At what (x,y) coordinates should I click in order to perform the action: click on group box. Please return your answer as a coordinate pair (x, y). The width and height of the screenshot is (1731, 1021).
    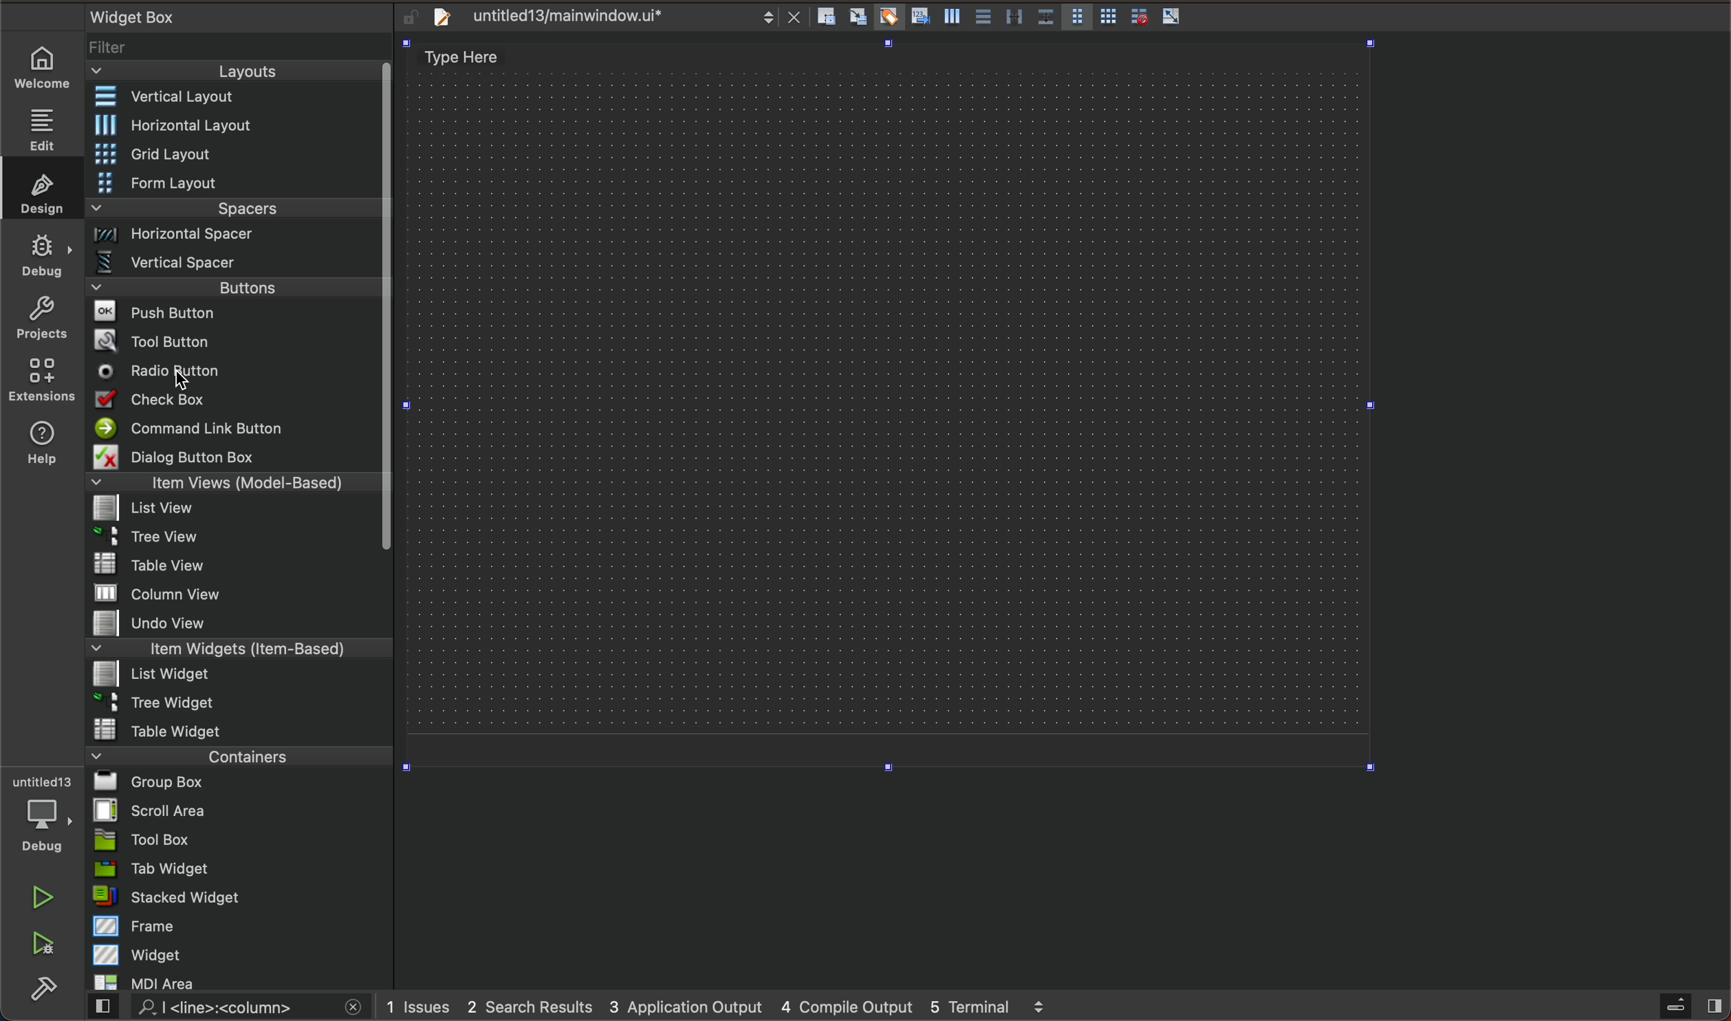
    Looking at the image, I should click on (240, 781).